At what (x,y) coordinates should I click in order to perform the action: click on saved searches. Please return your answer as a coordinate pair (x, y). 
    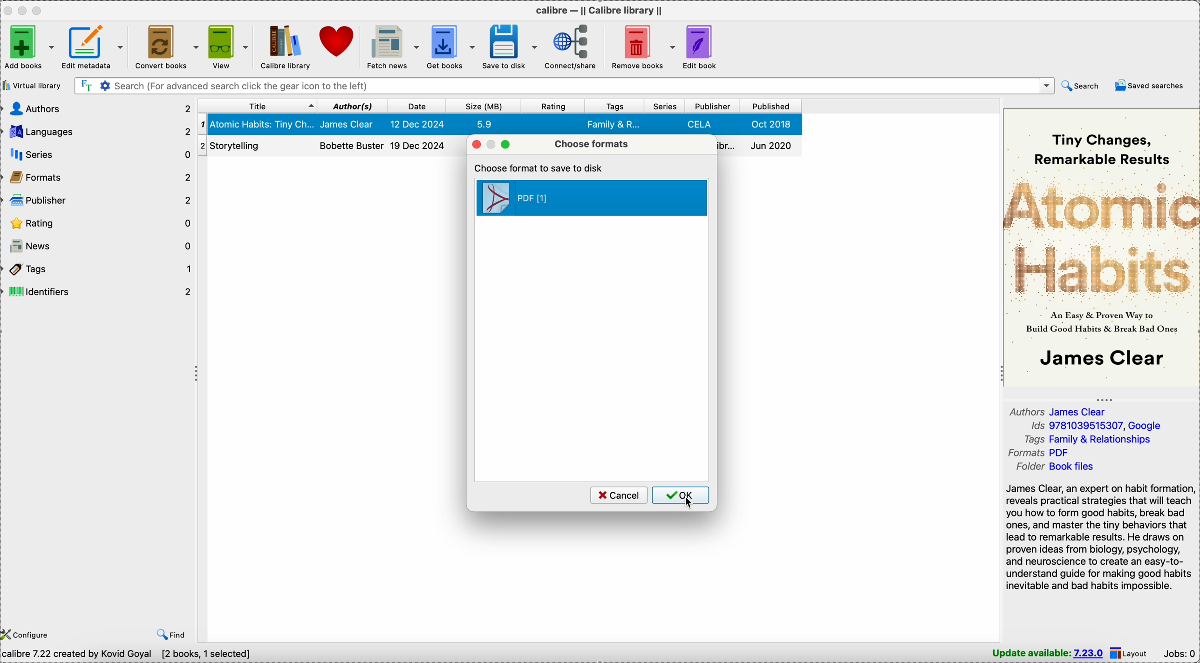
    Looking at the image, I should click on (1150, 85).